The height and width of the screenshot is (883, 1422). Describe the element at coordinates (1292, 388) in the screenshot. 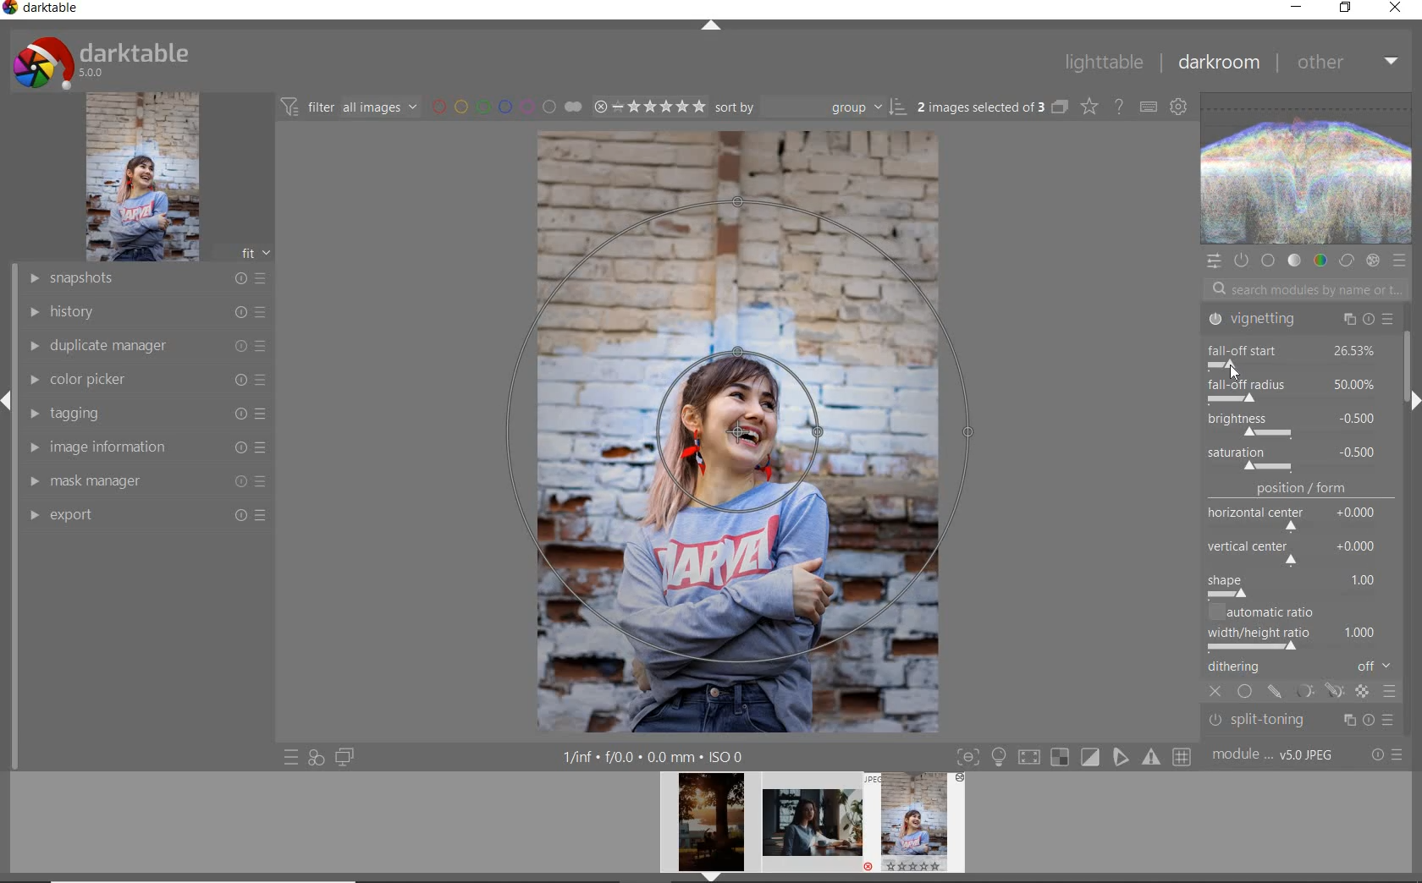

I see `fall-off radius` at that location.